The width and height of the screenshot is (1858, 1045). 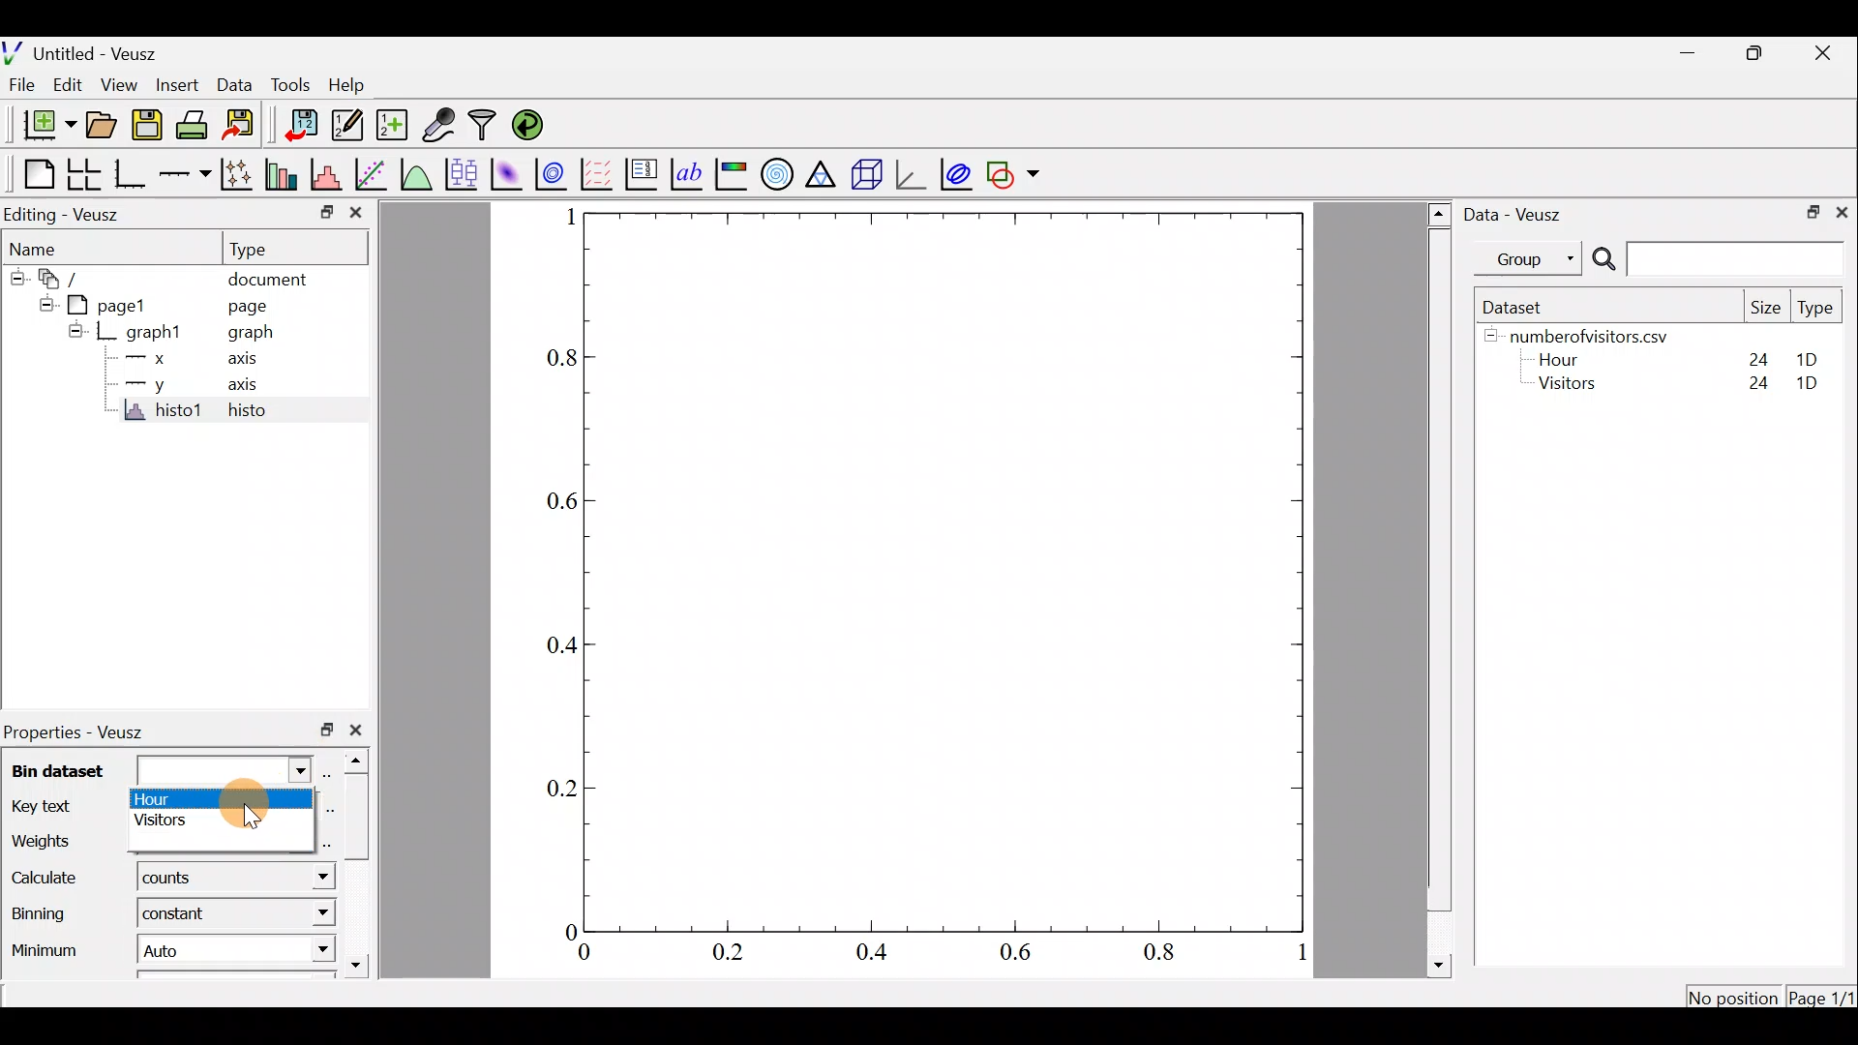 I want to click on hide sub menu, so click(x=71, y=334).